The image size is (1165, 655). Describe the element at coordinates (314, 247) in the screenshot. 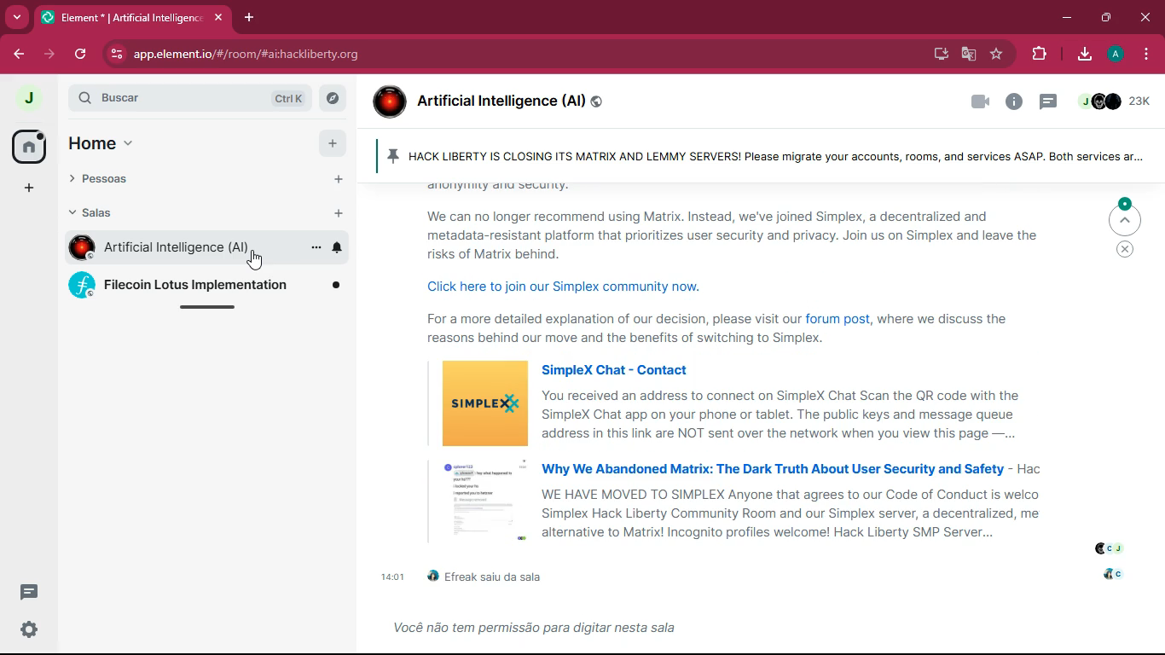

I see `more` at that location.